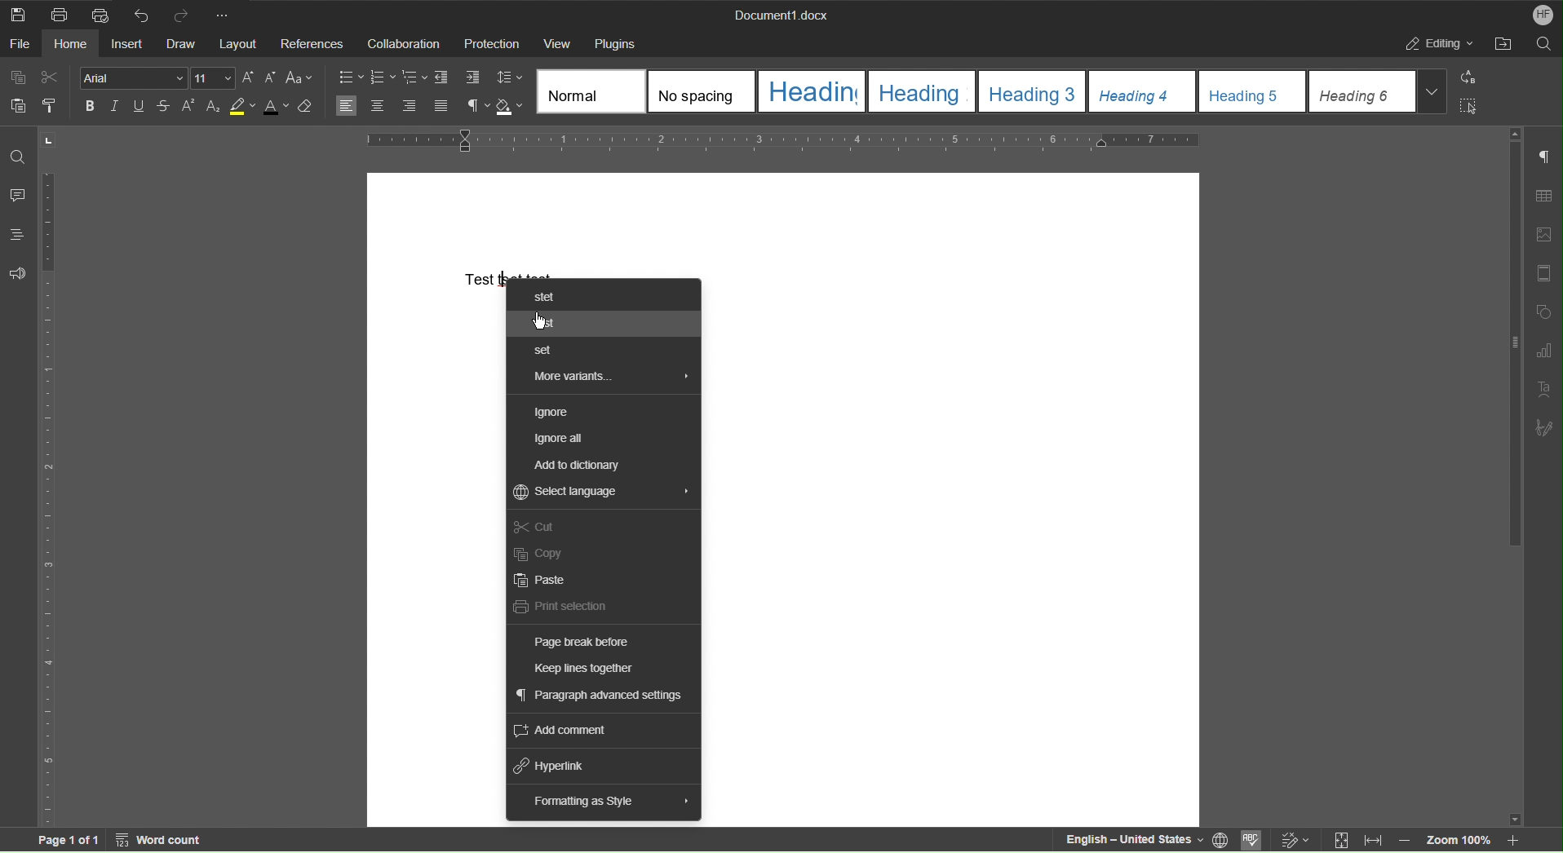 The image size is (1563, 853). I want to click on Find, so click(18, 157).